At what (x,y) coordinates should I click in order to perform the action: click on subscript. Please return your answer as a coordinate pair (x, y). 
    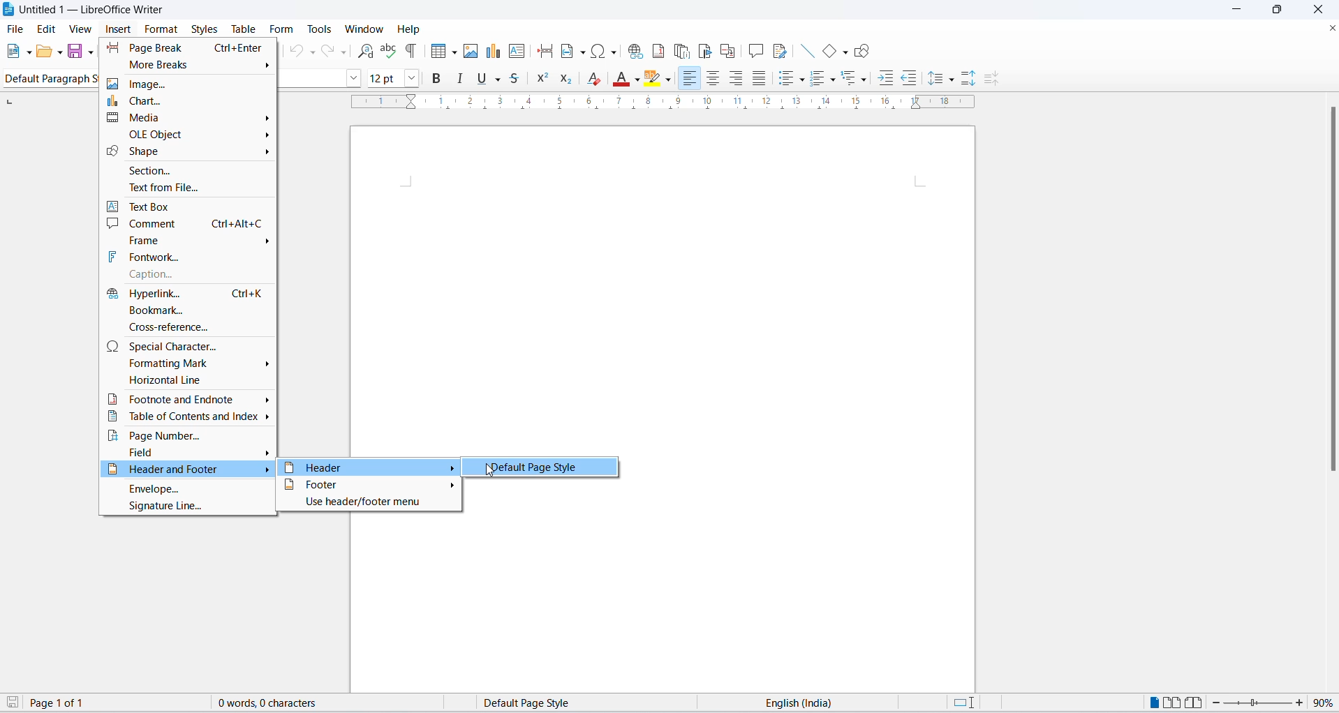
    Looking at the image, I should click on (572, 80).